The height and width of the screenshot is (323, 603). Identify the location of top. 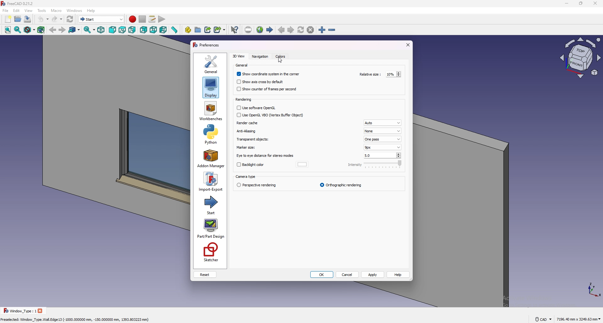
(122, 30).